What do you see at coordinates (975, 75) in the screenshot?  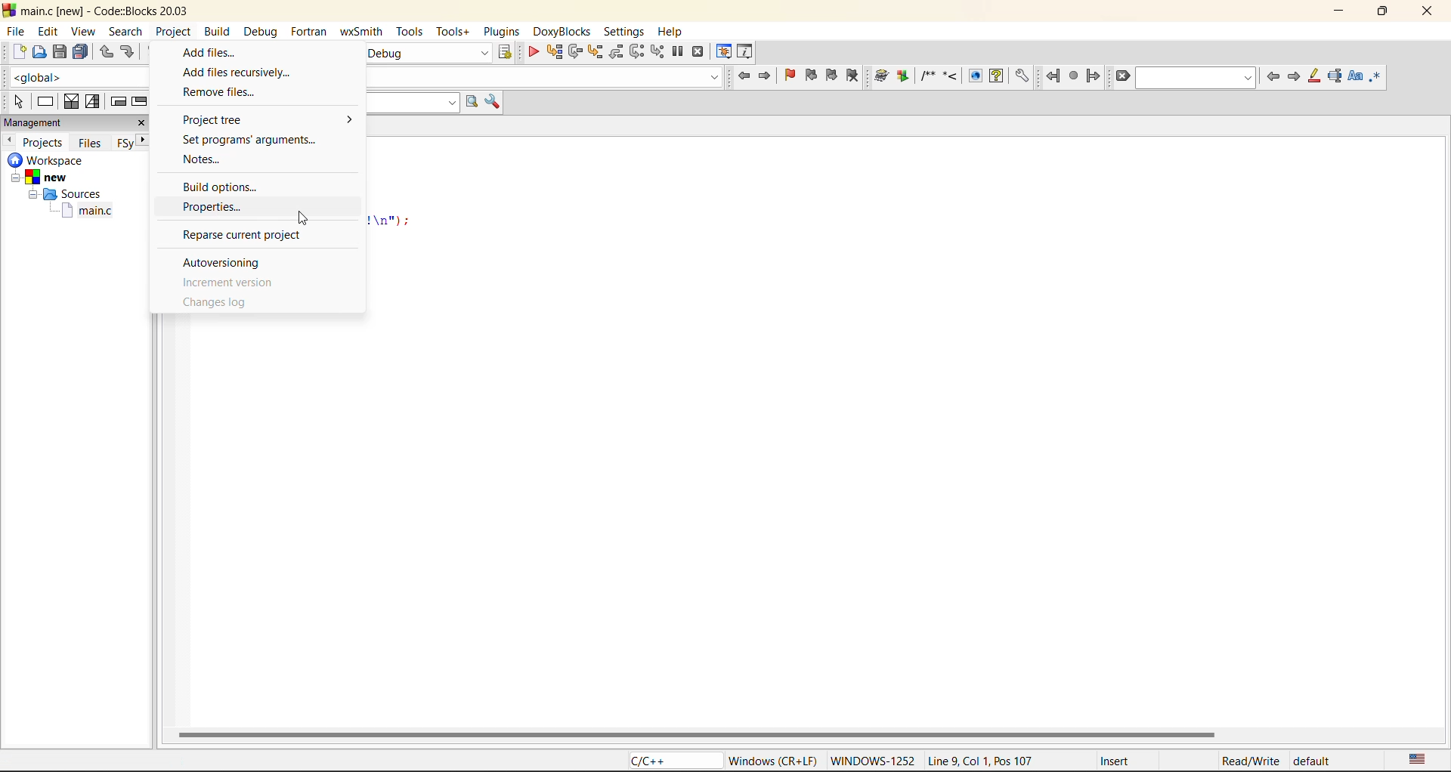 I see `Run HTML Documentation` at bounding box center [975, 75].